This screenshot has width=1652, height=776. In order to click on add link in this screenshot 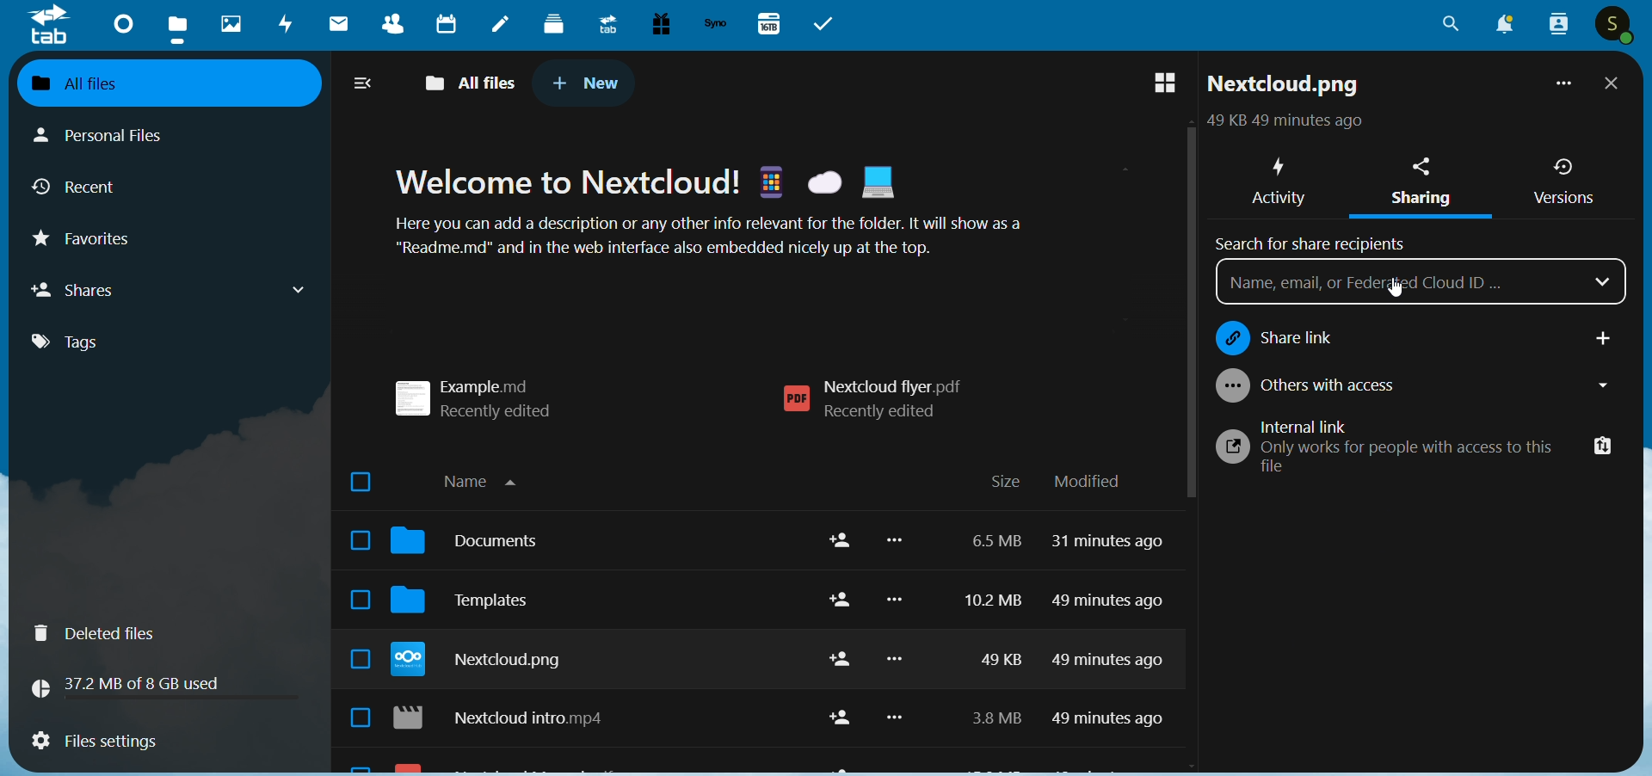, I will do `click(1602, 336)`.